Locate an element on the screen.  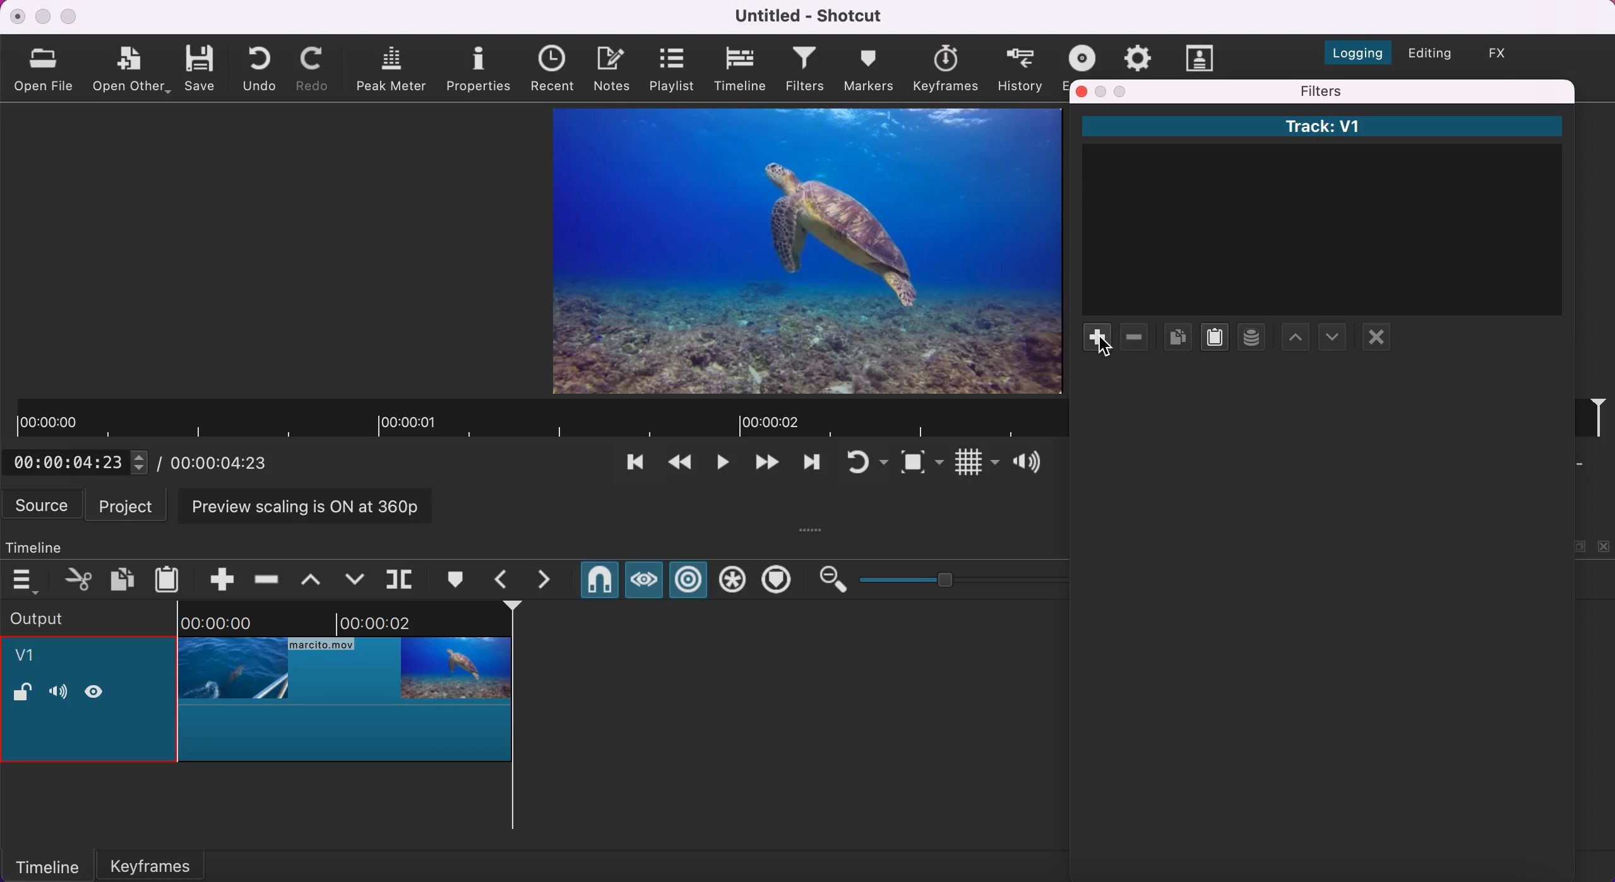
next marker is located at coordinates (552, 580).